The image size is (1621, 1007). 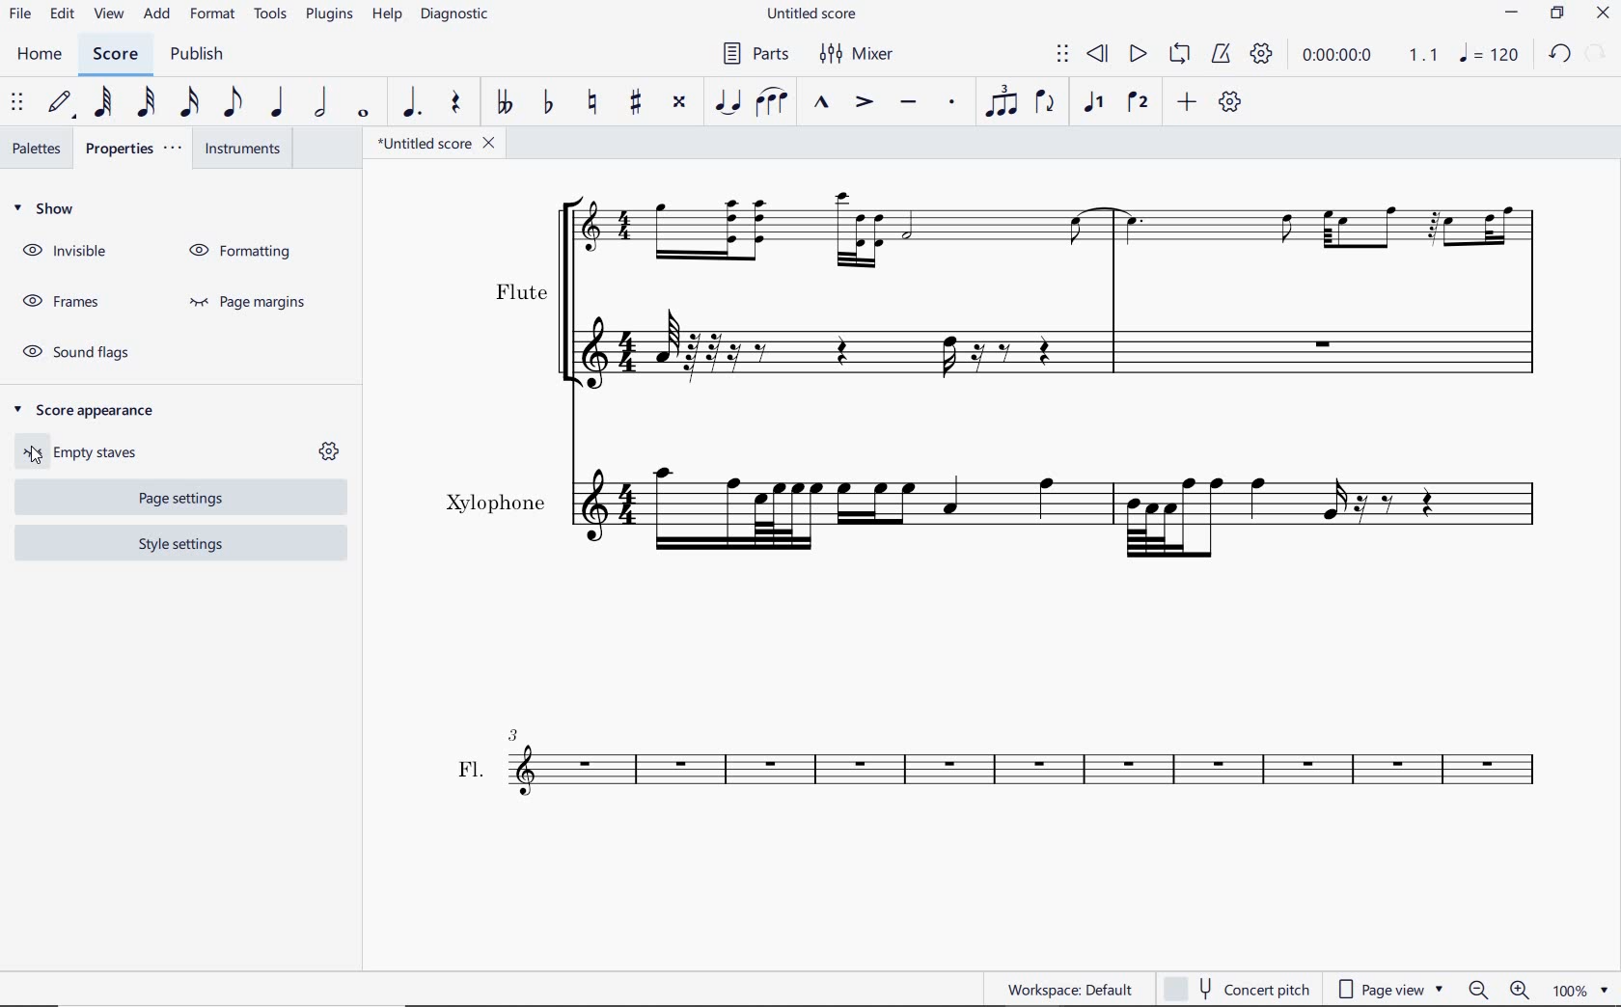 I want to click on RESTORE DOWN, so click(x=1560, y=14).